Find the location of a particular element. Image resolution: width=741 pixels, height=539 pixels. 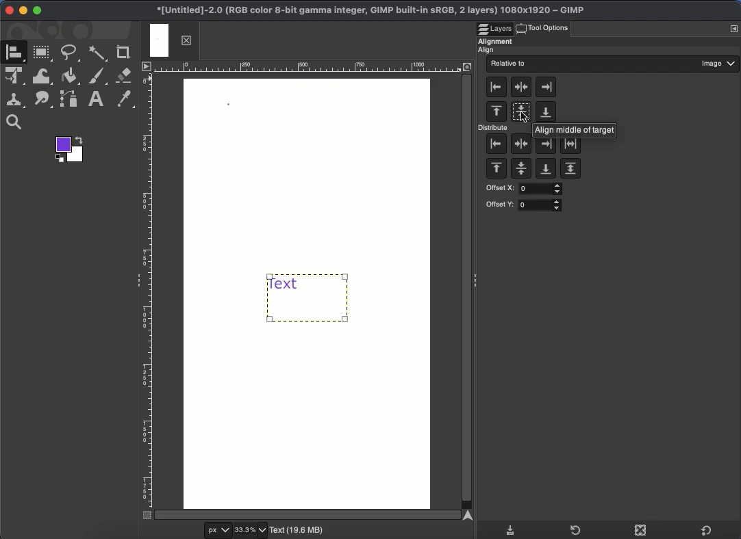

Align to the center - horizontally is located at coordinates (520, 112).